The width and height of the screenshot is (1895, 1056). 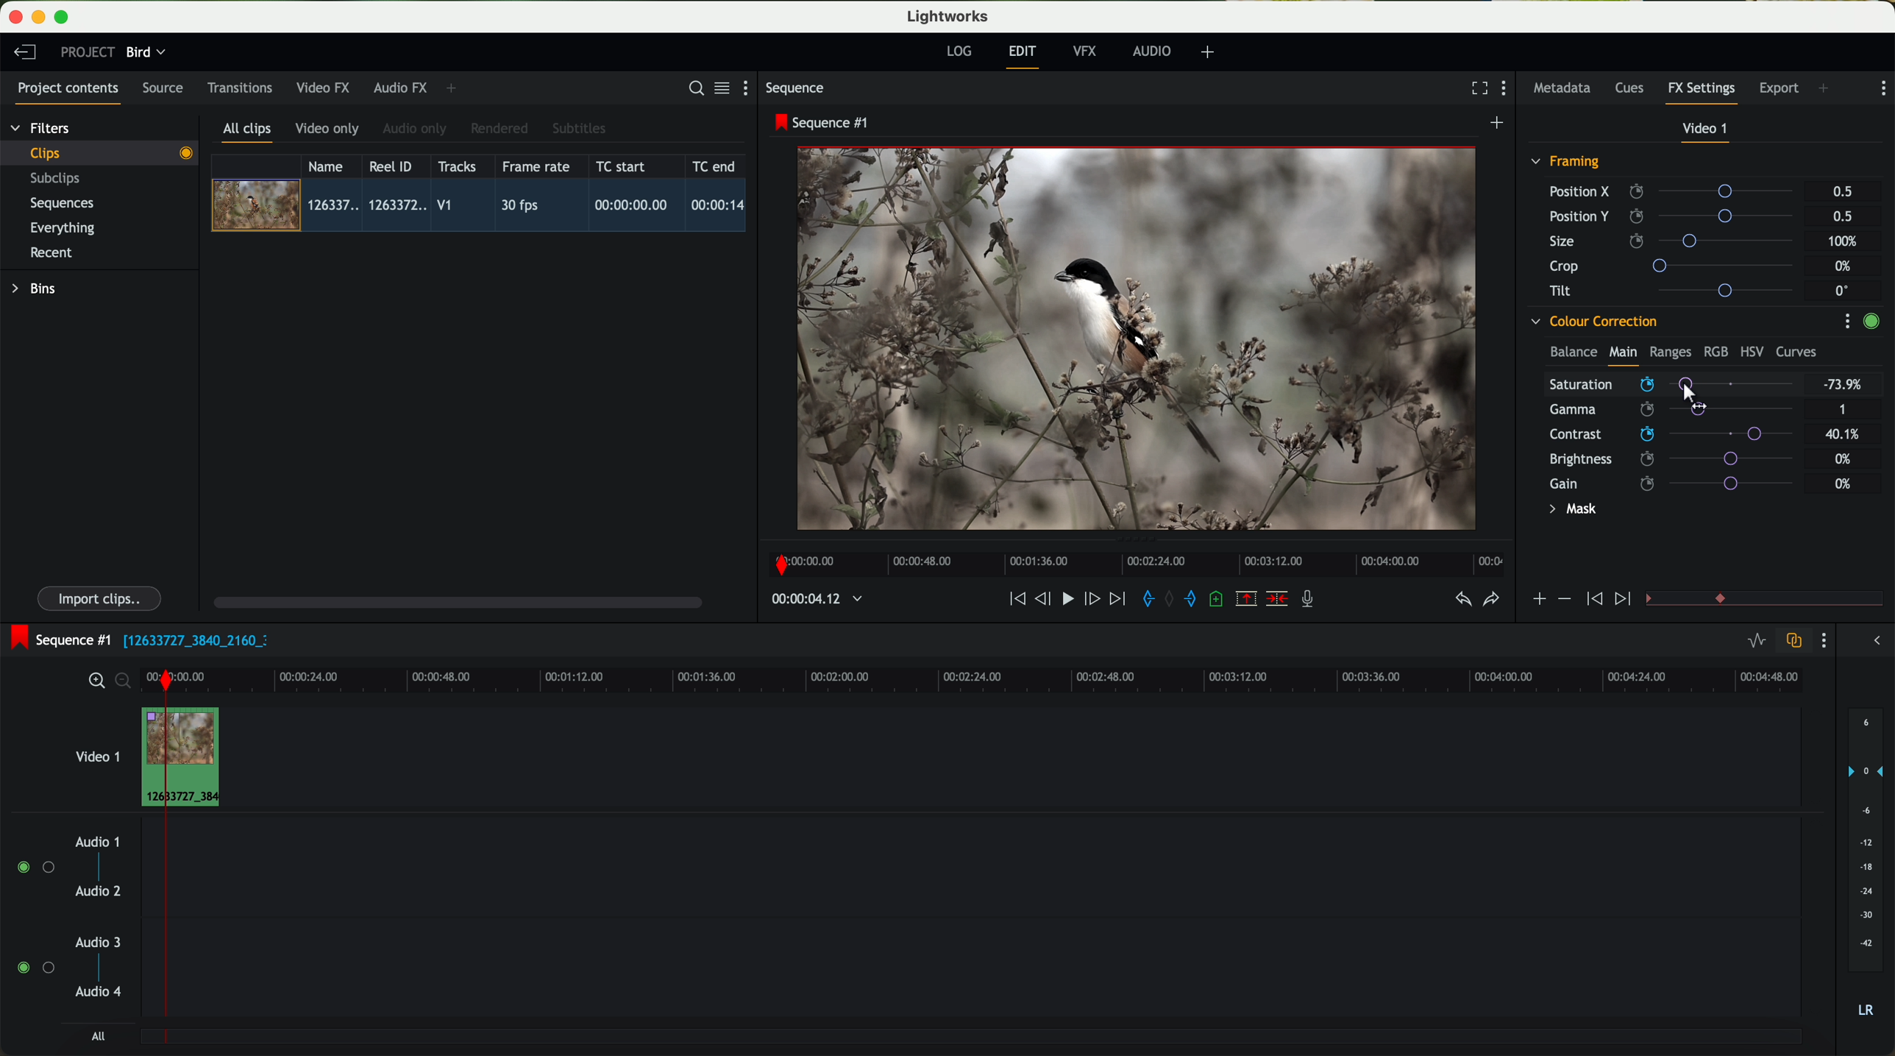 I want to click on clear marks, so click(x=1170, y=599).